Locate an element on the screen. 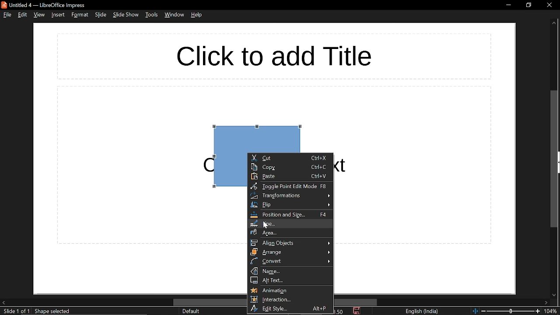 The width and height of the screenshot is (560, 315). move left is located at coordinates (3, 302).